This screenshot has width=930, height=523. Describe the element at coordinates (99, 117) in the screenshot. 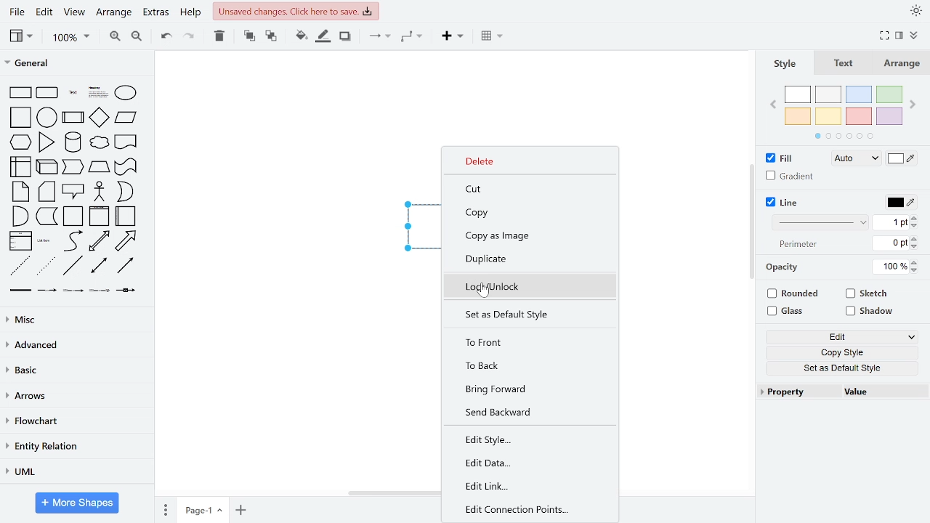

I see `diamond` at that location.